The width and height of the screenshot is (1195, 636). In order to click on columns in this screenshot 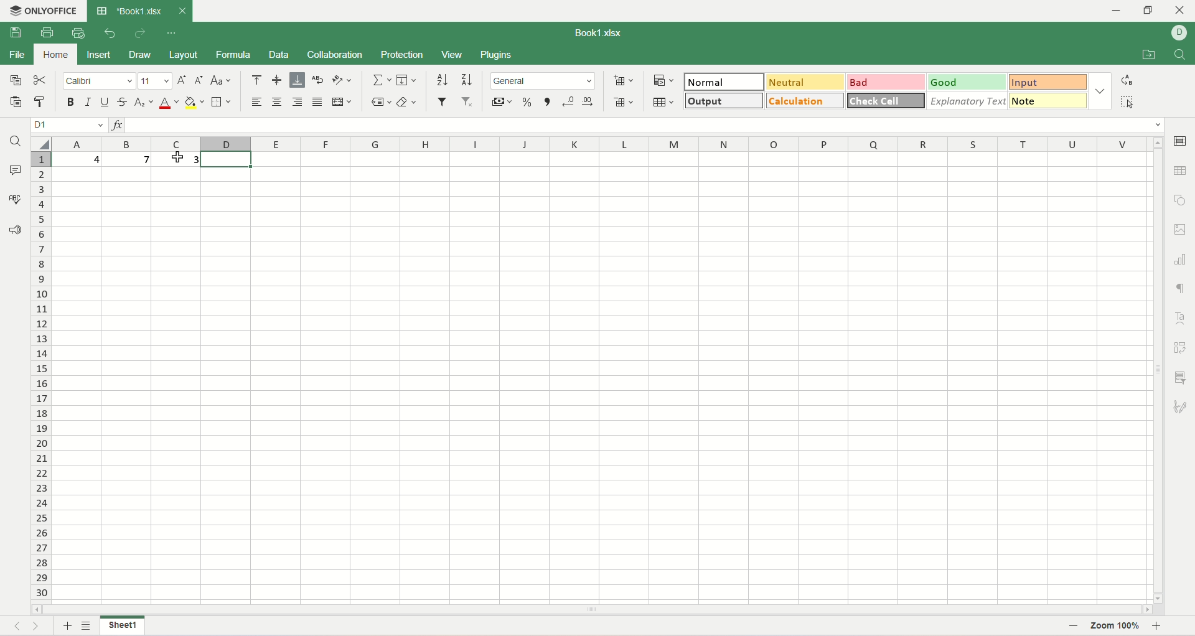, I will do `click(602, 144)`.